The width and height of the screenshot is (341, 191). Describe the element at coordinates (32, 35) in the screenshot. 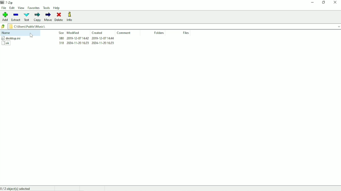

I see `cursor` at that location.